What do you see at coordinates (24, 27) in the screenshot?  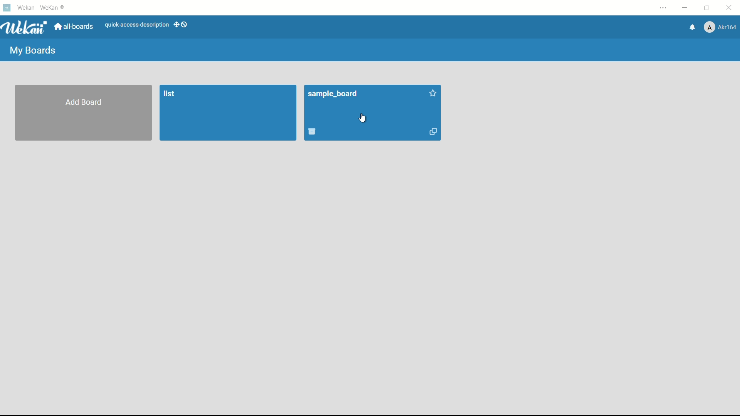 I see `app logo` at bounding box center [24, 27].